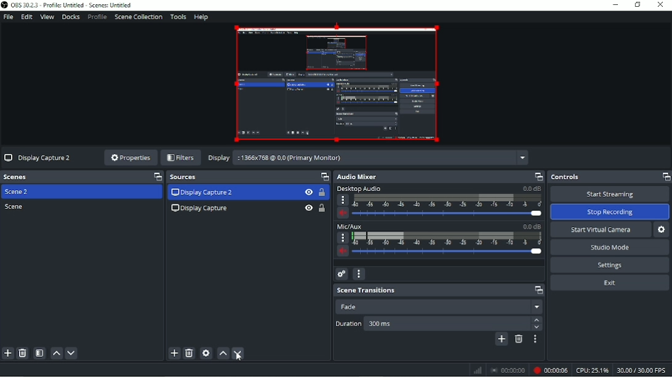  Describe the element at coordinates (550, 370) in the screenshot. I see `Recording (00:00:06)` at that location.